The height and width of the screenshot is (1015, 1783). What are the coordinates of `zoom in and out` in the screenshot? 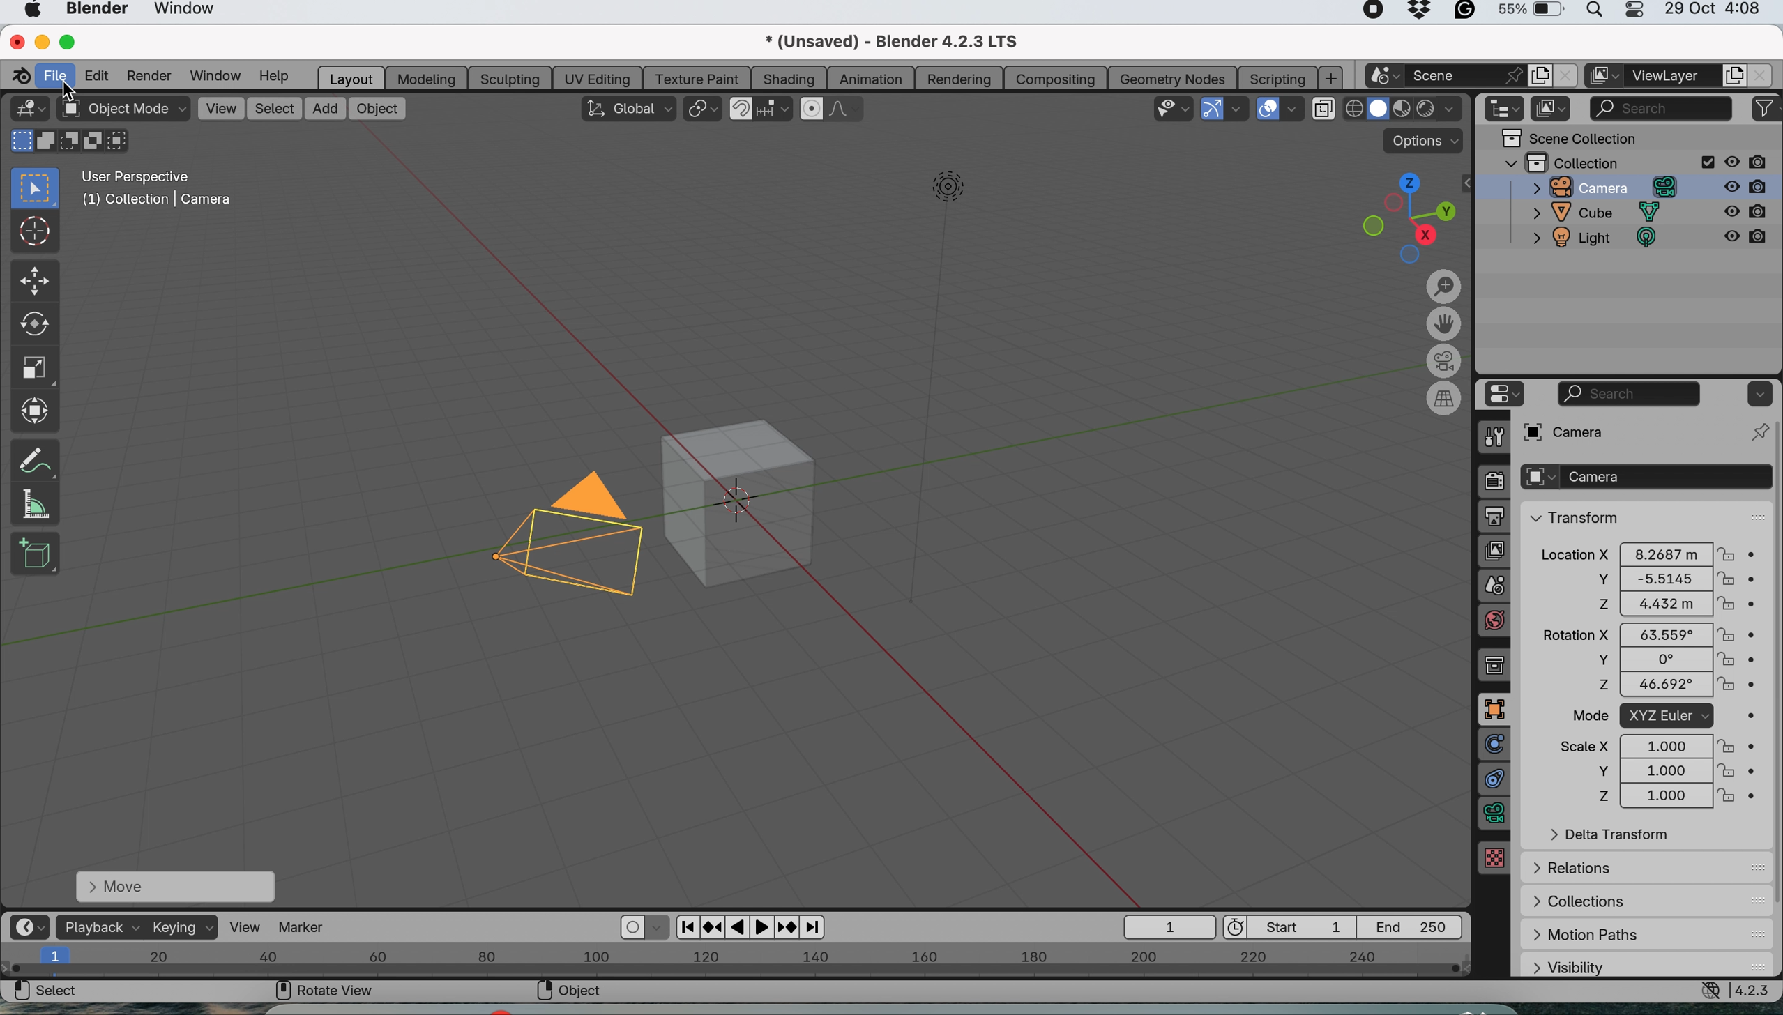 It's located at (1441, 285).